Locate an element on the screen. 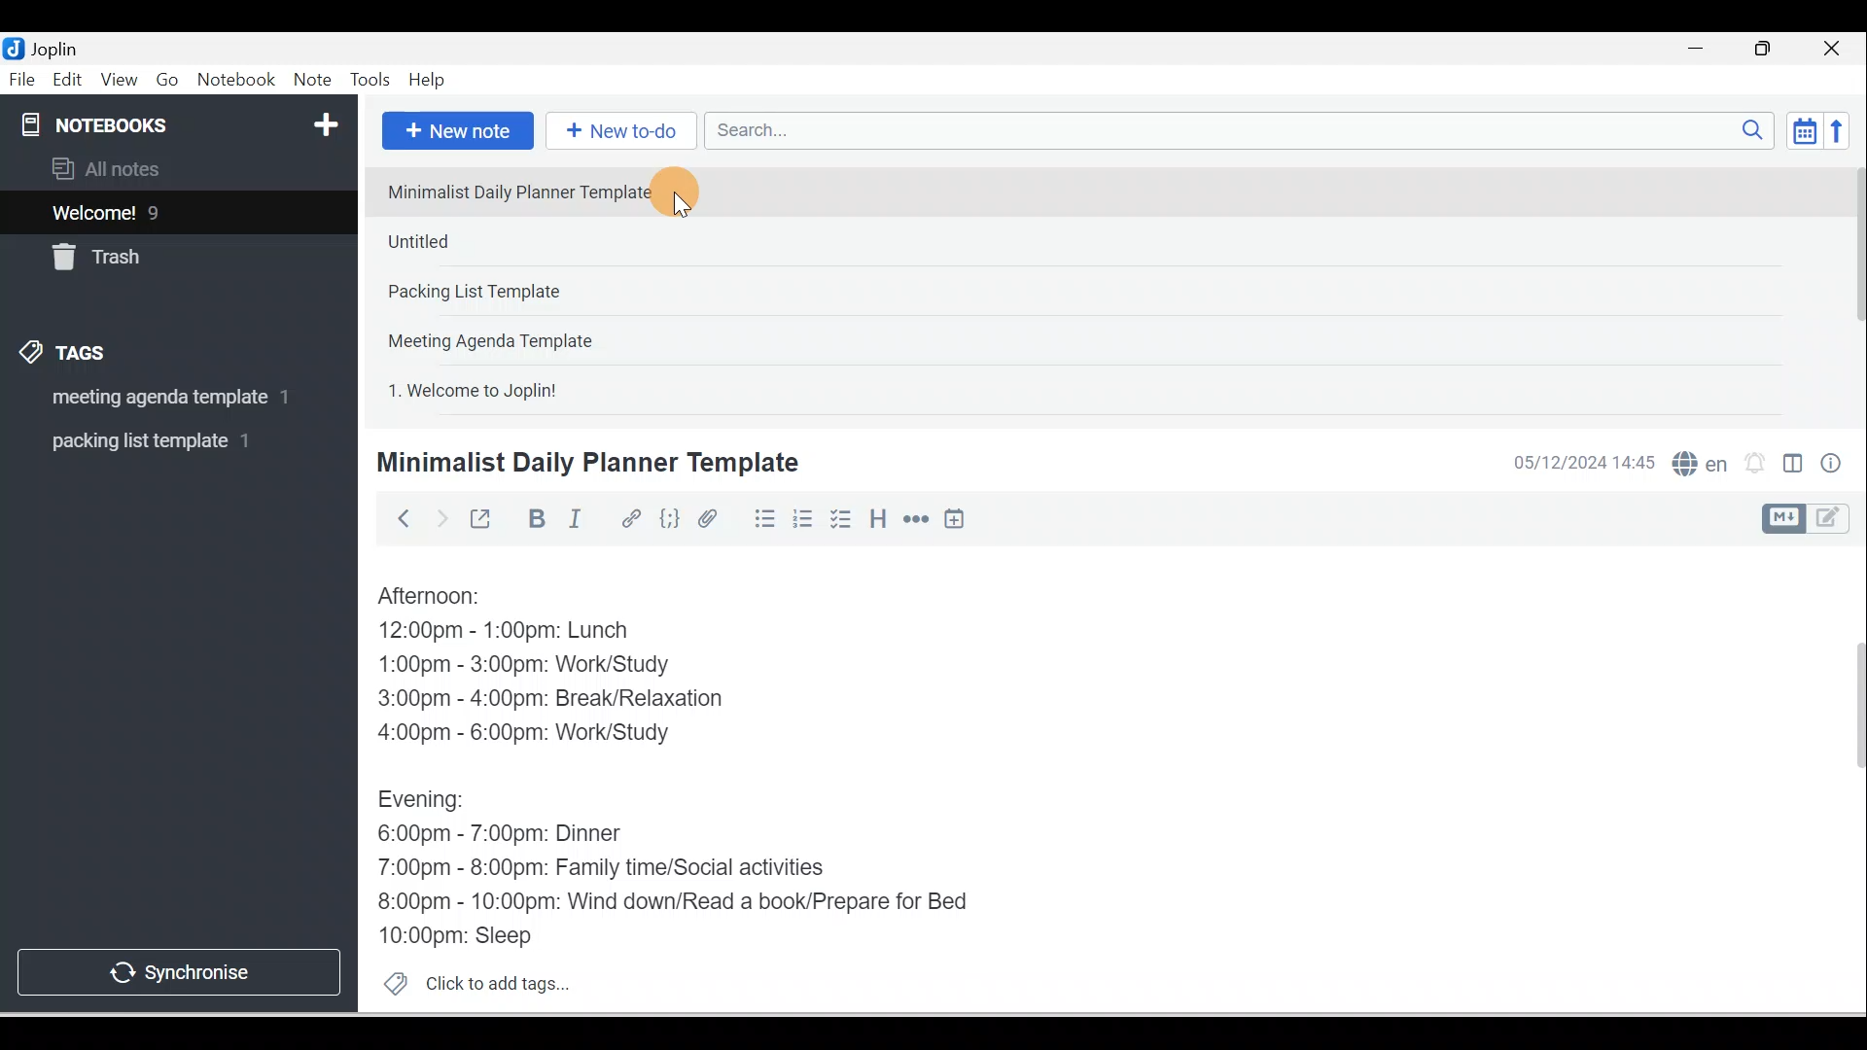  All notes is located at coordinates (176, 168).